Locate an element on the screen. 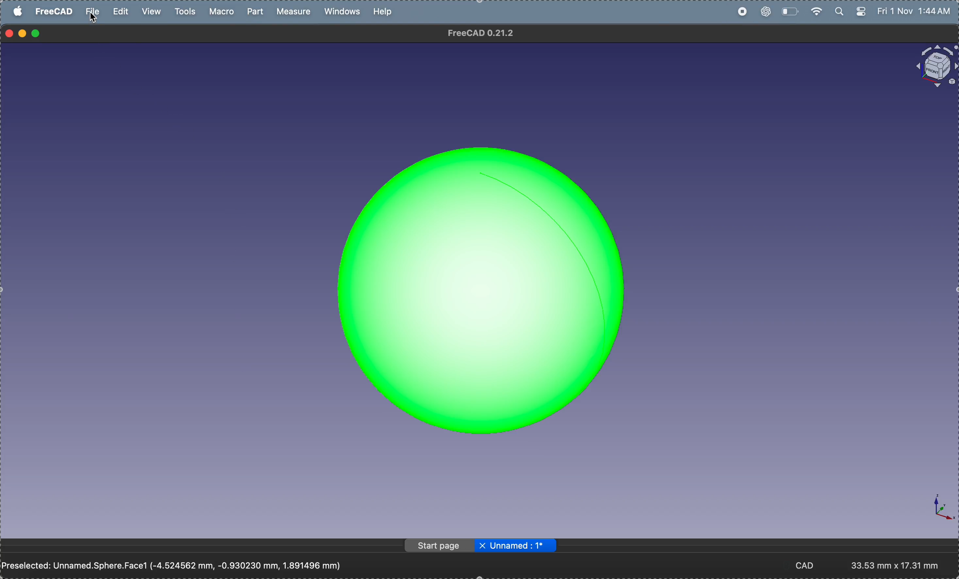 Image resolution: width=959 pixels, height=579 pixels. apple widgets is located at coordinates (849, 12).